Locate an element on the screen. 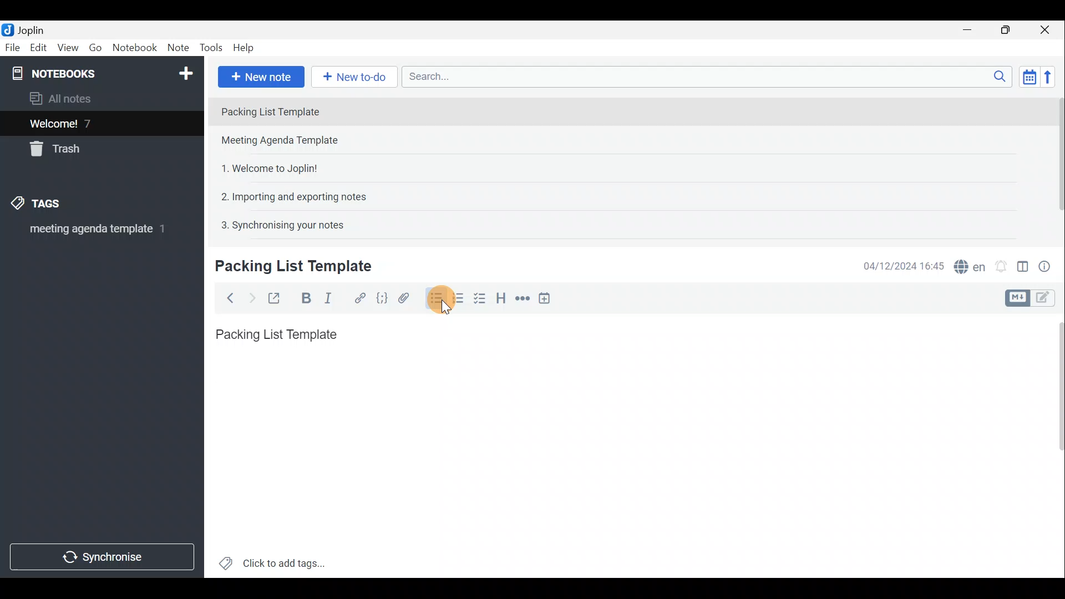  Scroll bar is located at coordinates (1054, 162).